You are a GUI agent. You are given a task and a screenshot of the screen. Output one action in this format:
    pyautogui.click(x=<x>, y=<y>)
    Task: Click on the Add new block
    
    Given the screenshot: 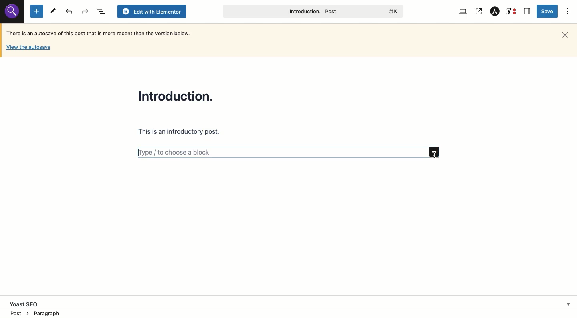 What is the action you would take?
    pyautogui.click(x=435, y=153)
    